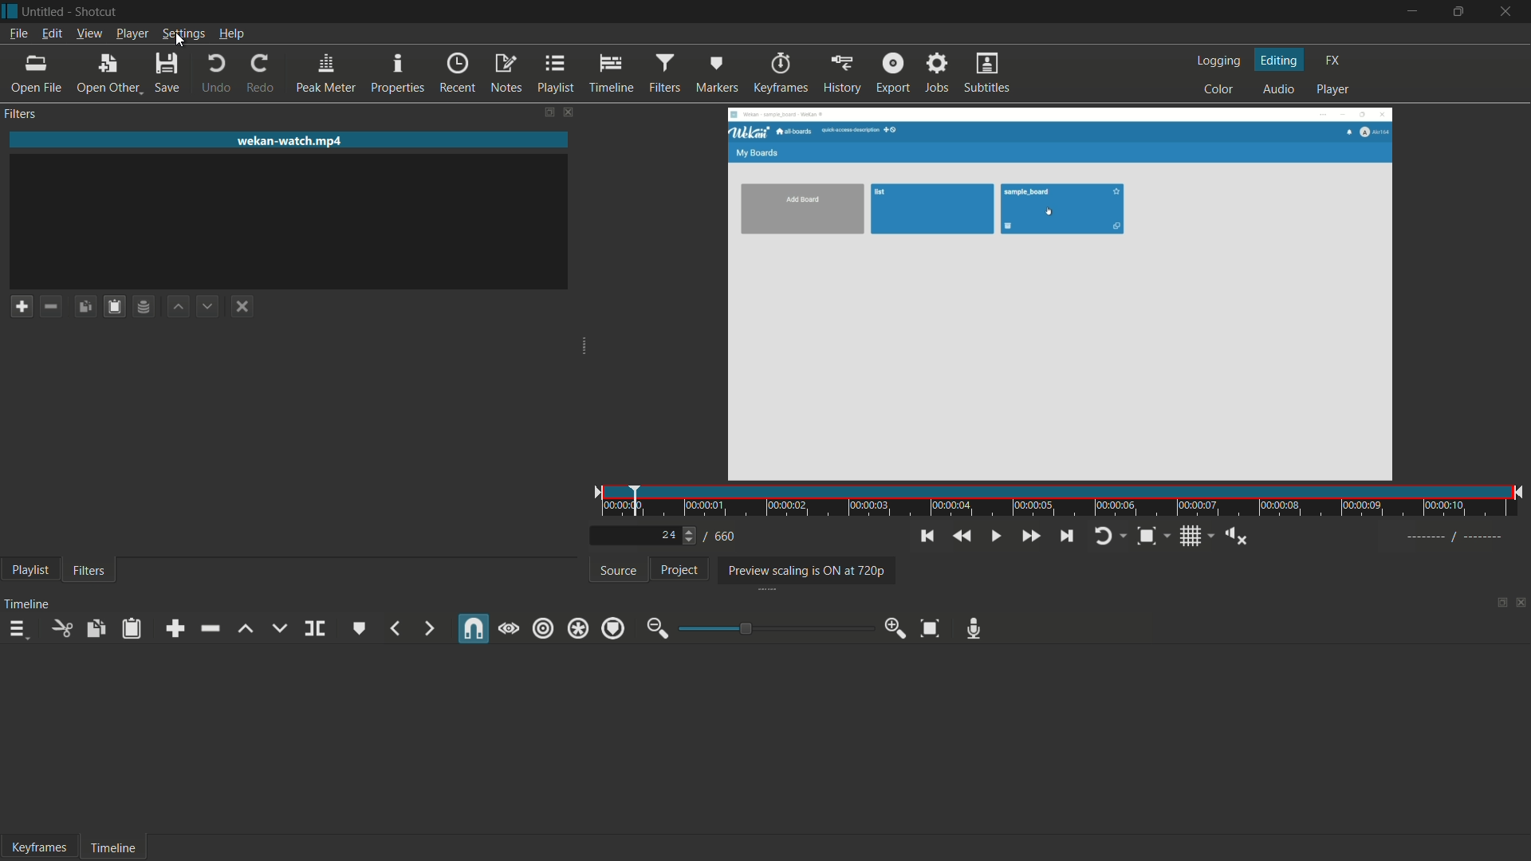  What do you see at coordinates (169, 73) in the screenshot?
I see `save` at bounding box center [169, 73].